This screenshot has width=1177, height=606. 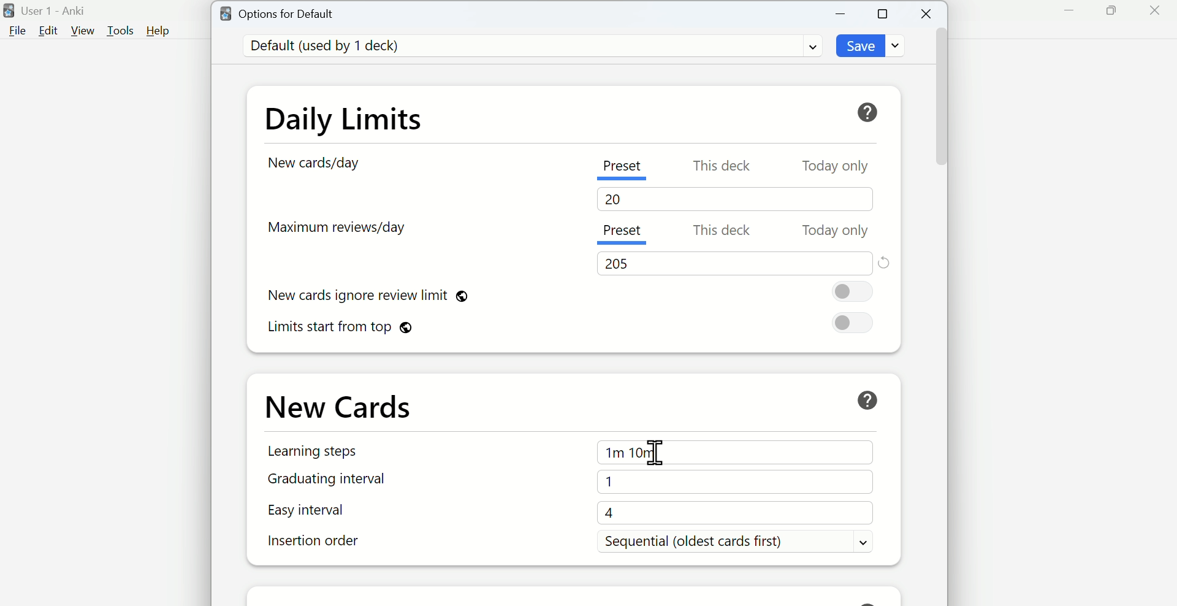 I want to click on Close, so click(x=926, y=12).